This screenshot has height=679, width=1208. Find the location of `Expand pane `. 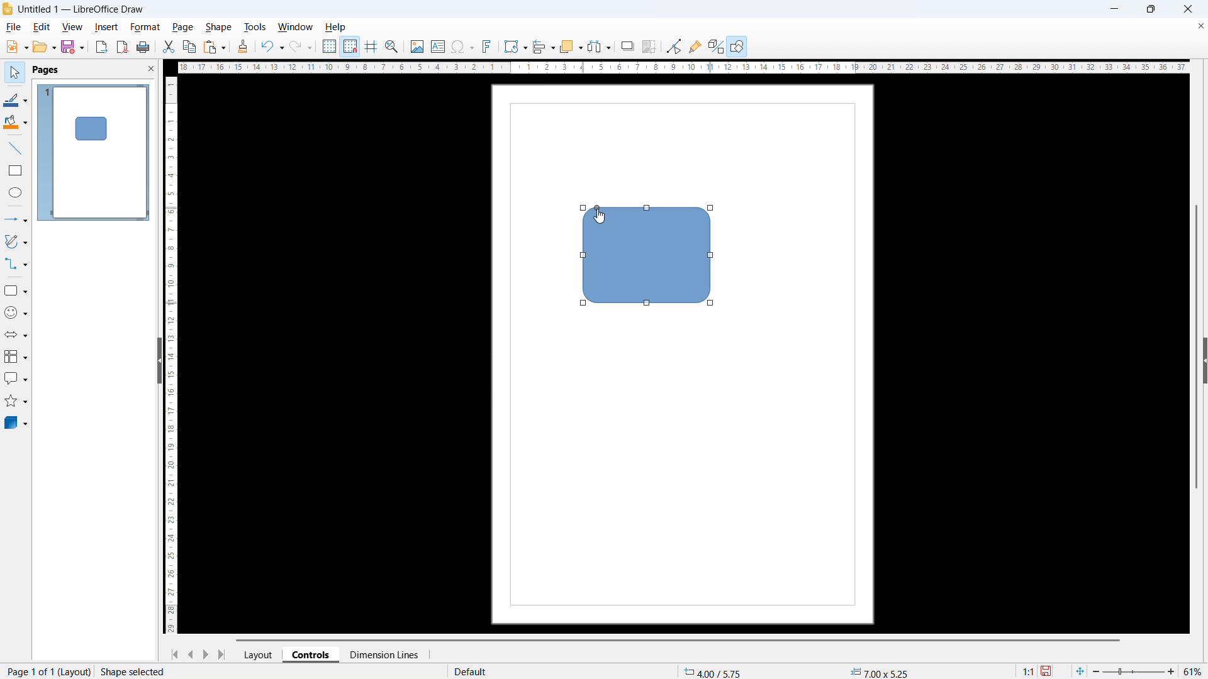

Expand pane  is located at coordinates (1205, 360).